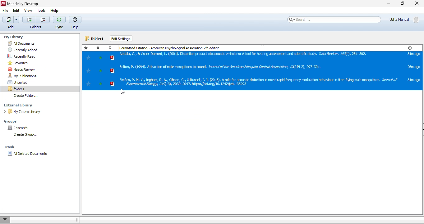 This screenshot has width=424, height=224. I want to click on create folder, so click(30, 96).